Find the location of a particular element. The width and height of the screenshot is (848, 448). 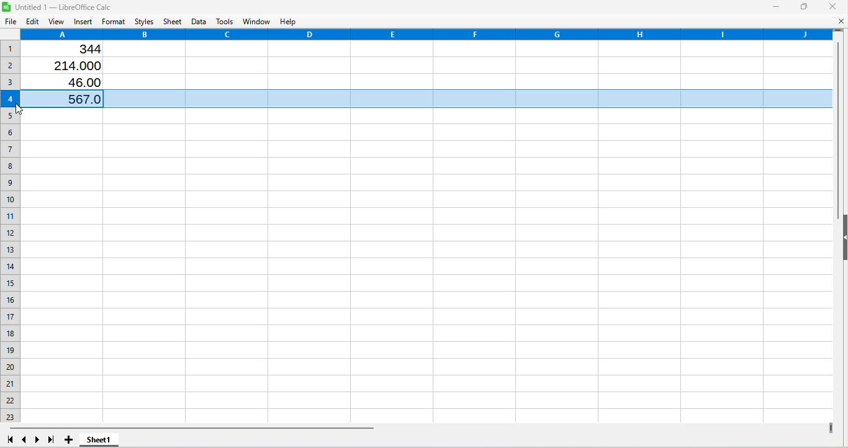

Maximize is located at coordinates (803, 7).